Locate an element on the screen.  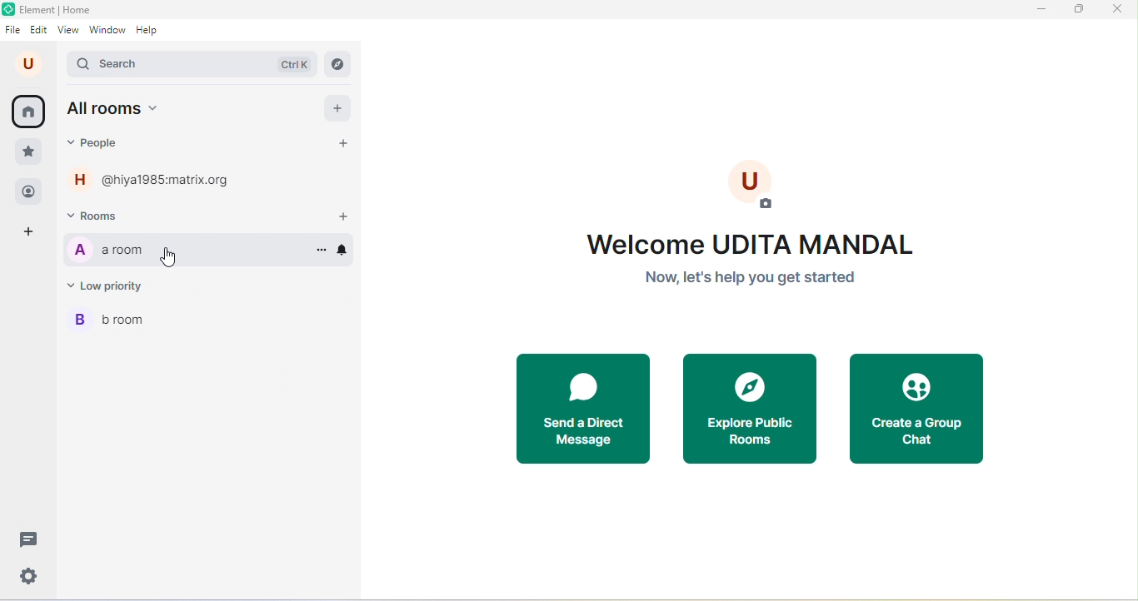
window is located at coordinates (107, 31).